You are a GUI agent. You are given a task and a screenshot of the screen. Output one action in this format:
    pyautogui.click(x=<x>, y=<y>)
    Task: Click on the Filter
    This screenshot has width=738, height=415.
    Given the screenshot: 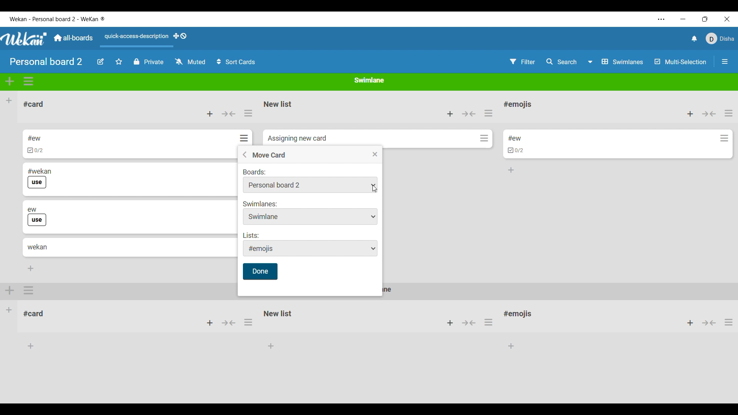 What is the action you would take?
    pyautogui.click(x=523, y=62)
    